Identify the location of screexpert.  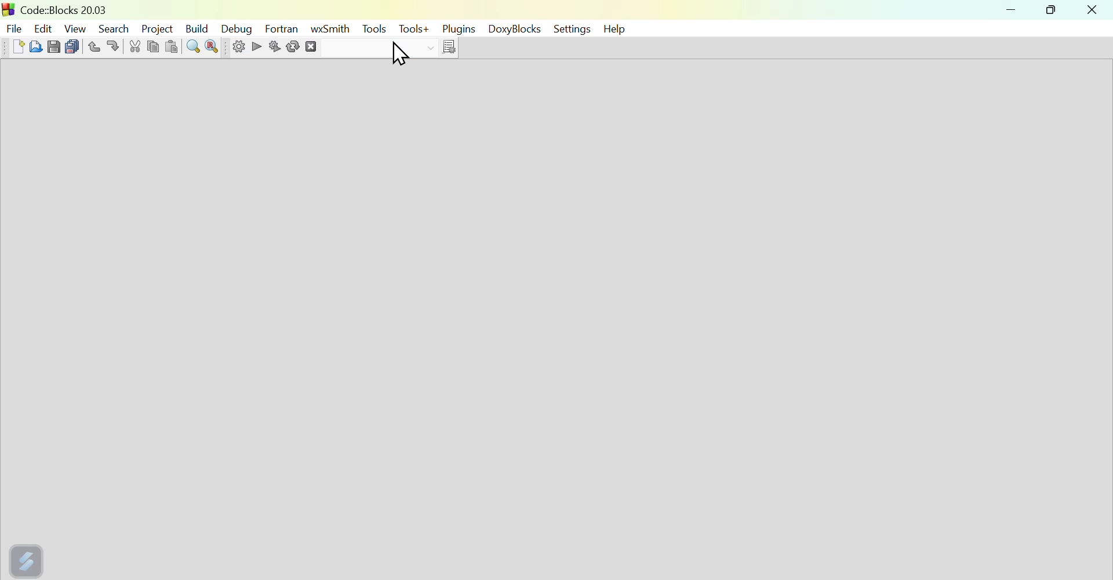
(28, 559).